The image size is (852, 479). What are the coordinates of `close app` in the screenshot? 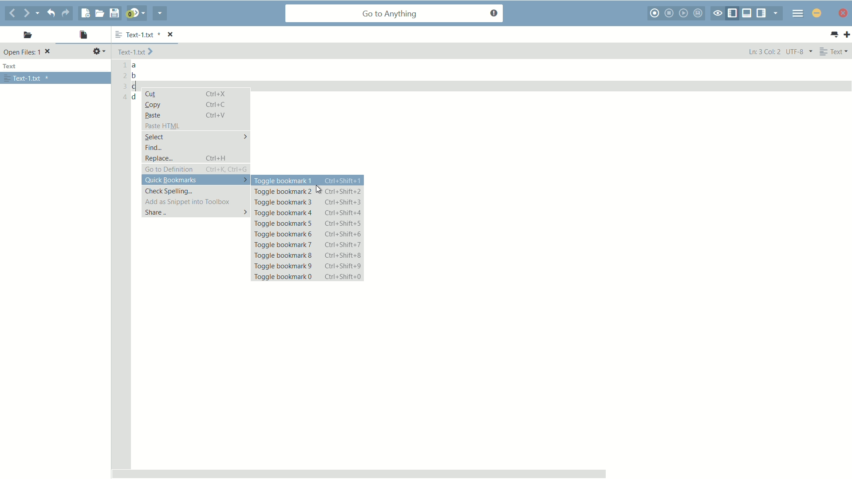 It's located at (816, 12).